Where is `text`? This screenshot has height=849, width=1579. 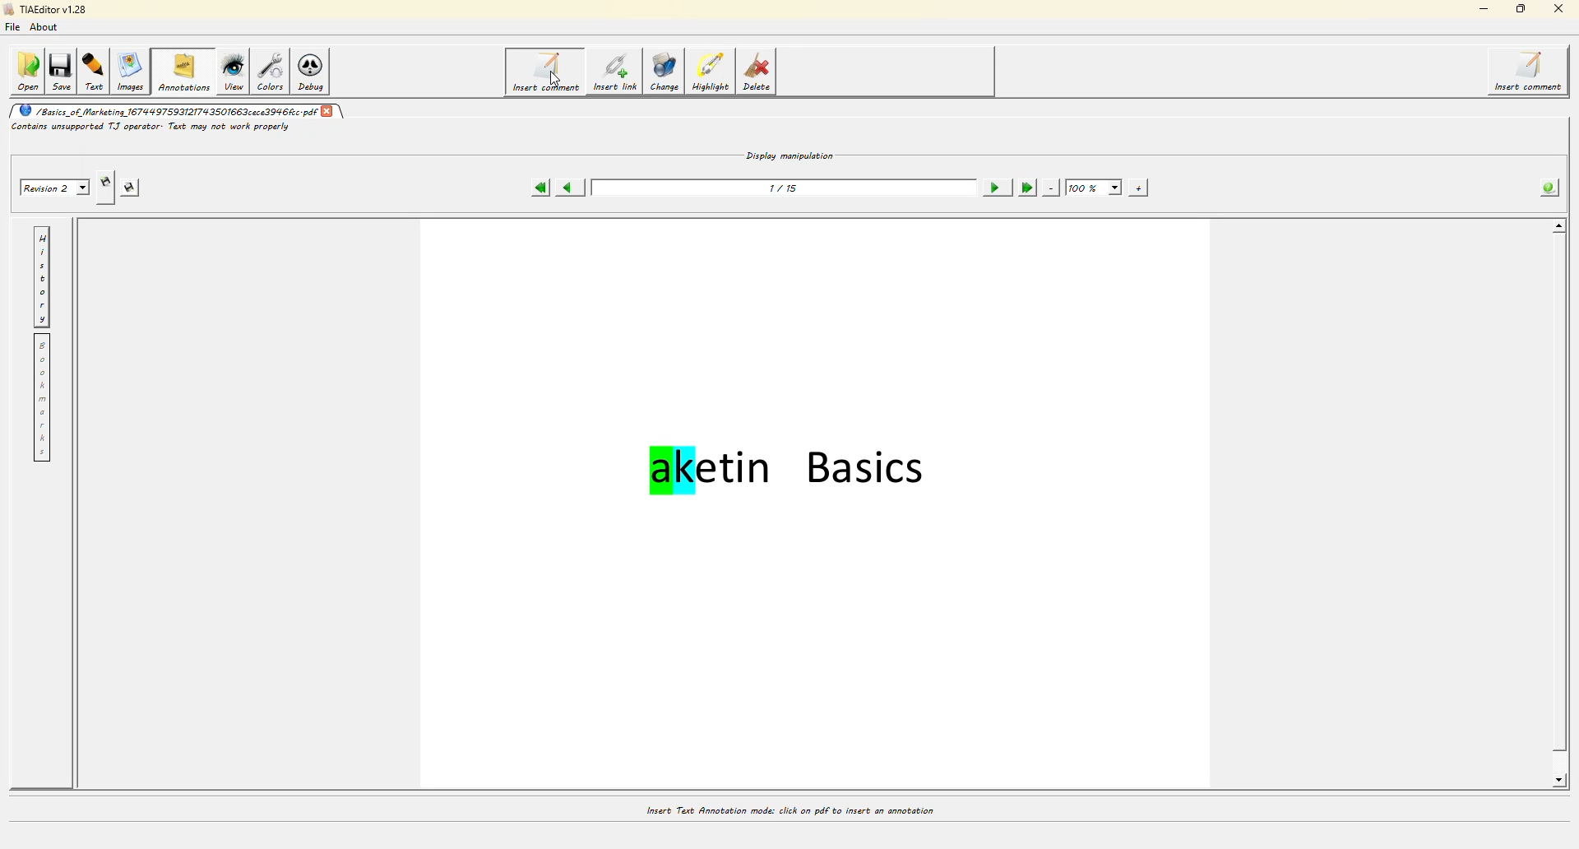
text is located at coordinates (97, 71).